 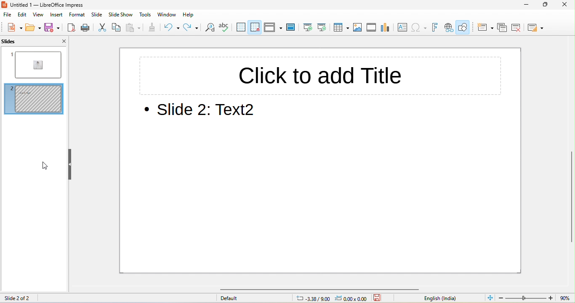 What do you see at coordinates (465, 26) in the screenshot?
I see `show draw function` at bounding box center [465, 26].